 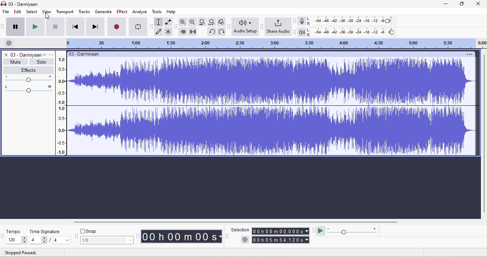 What do you see at coordinates (240, 229) in the screenshot?
I see `selection` at bounding box center [240, 229].